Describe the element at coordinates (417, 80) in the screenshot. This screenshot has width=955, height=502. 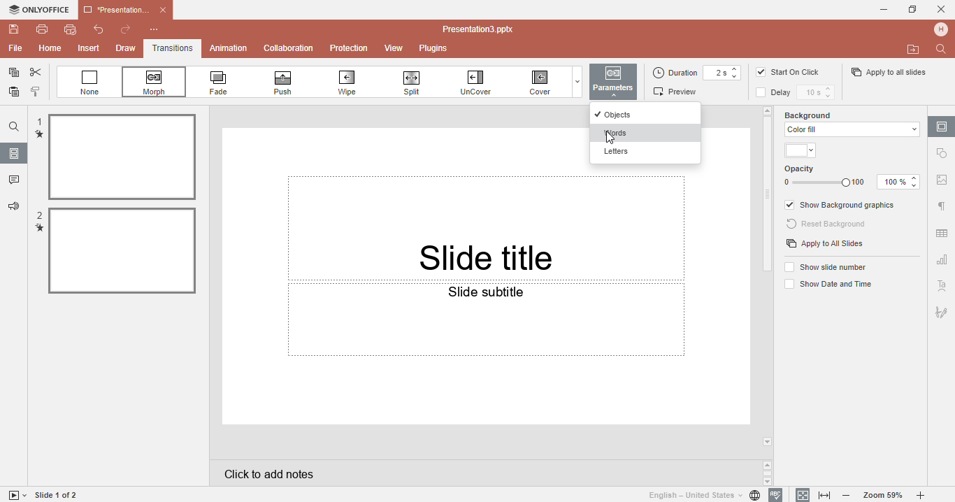
I see `Spill` at that location.